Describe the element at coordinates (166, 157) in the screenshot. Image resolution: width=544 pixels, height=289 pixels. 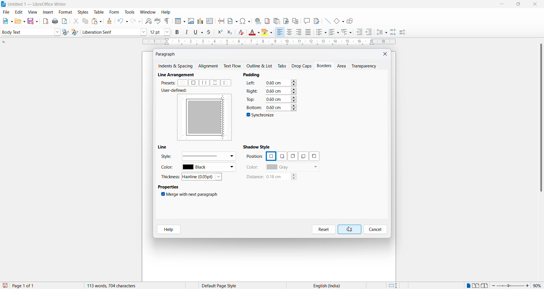
I see `syle` at that location.